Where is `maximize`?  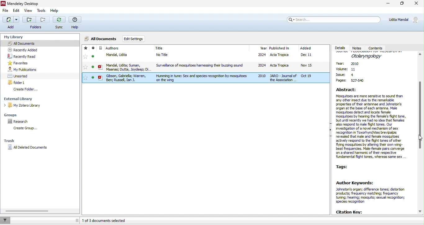 maximize is located at coordinates (402, 4).